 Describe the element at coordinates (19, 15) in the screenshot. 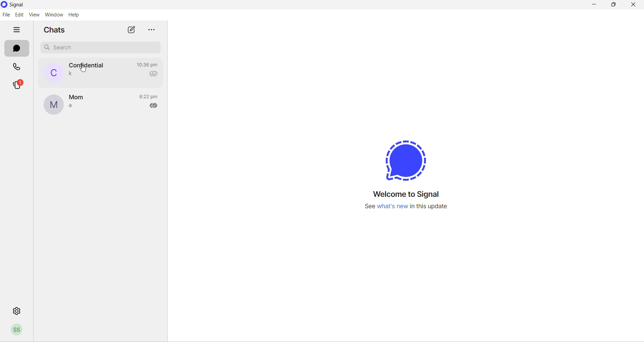

I see `edit` at that location.